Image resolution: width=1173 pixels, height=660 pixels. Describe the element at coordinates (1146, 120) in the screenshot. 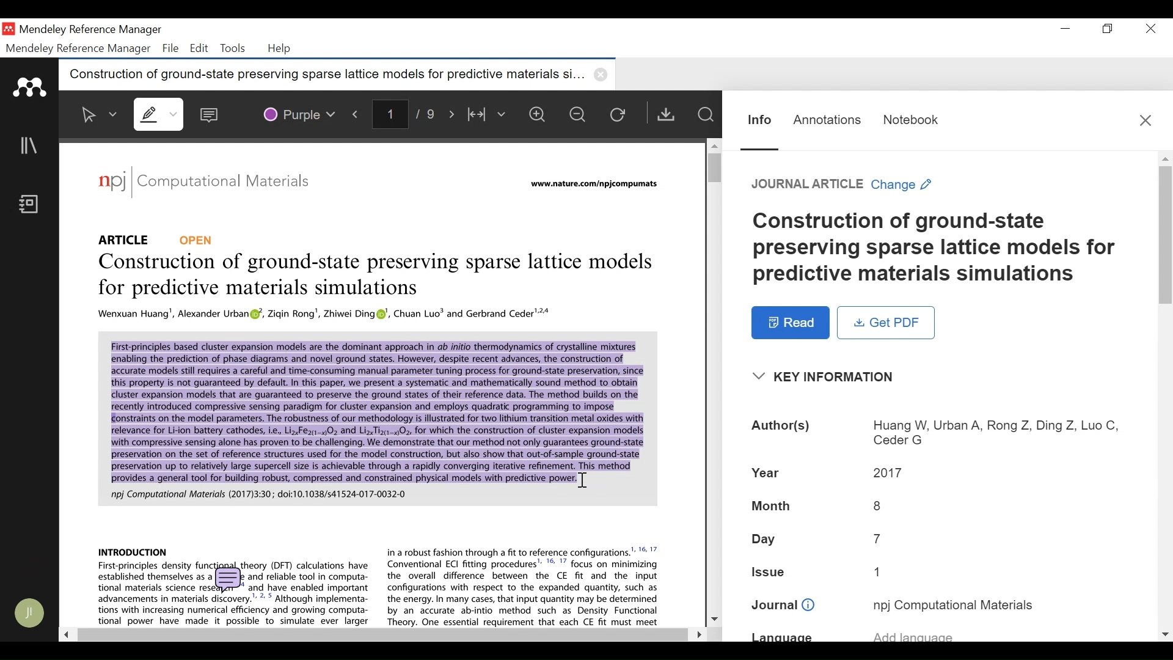

I see `Close` at that location.